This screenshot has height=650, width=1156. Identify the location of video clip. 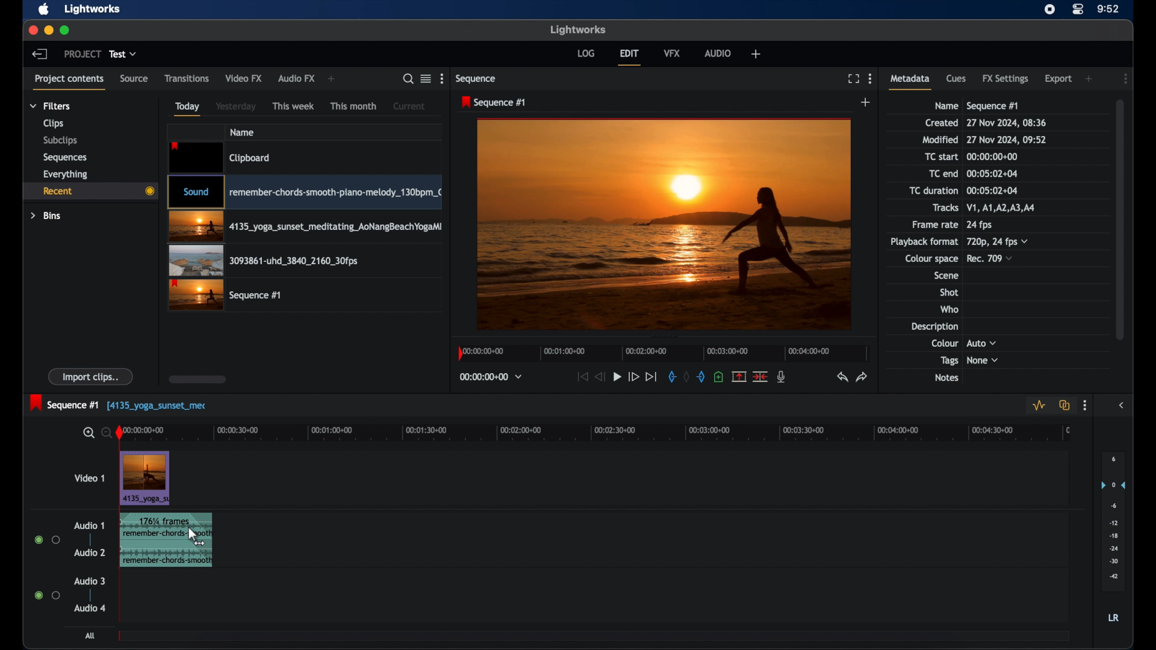
(221, 157).